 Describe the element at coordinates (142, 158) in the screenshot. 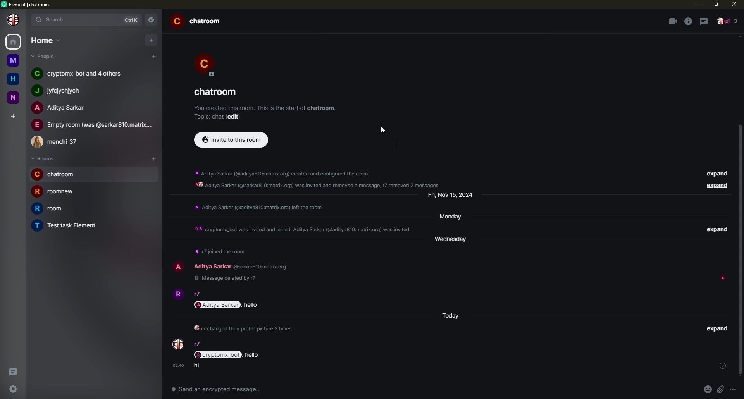

I see `error` at that location.